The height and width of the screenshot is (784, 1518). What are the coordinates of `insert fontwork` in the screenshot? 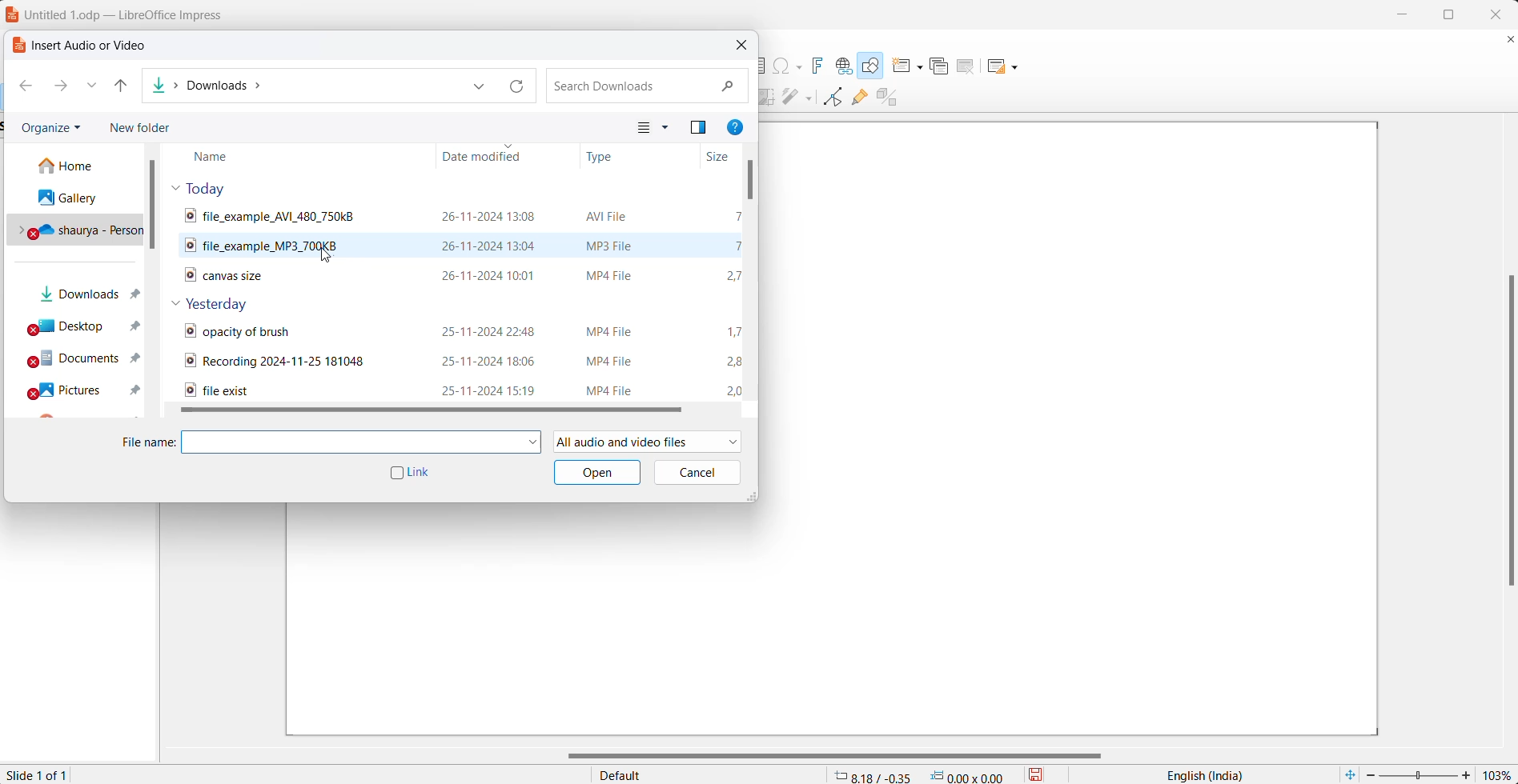 It's located at (821, 64).